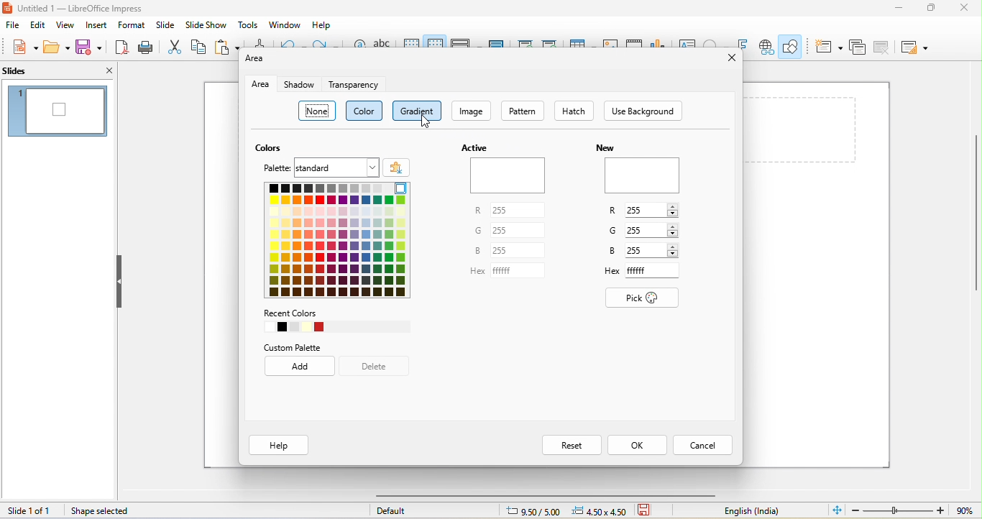 The height and width of the screenshot is (519, 982). What do you see at coordinates (477, 211) in the screenshot?
I see `R` at bounding box center [477, 211].